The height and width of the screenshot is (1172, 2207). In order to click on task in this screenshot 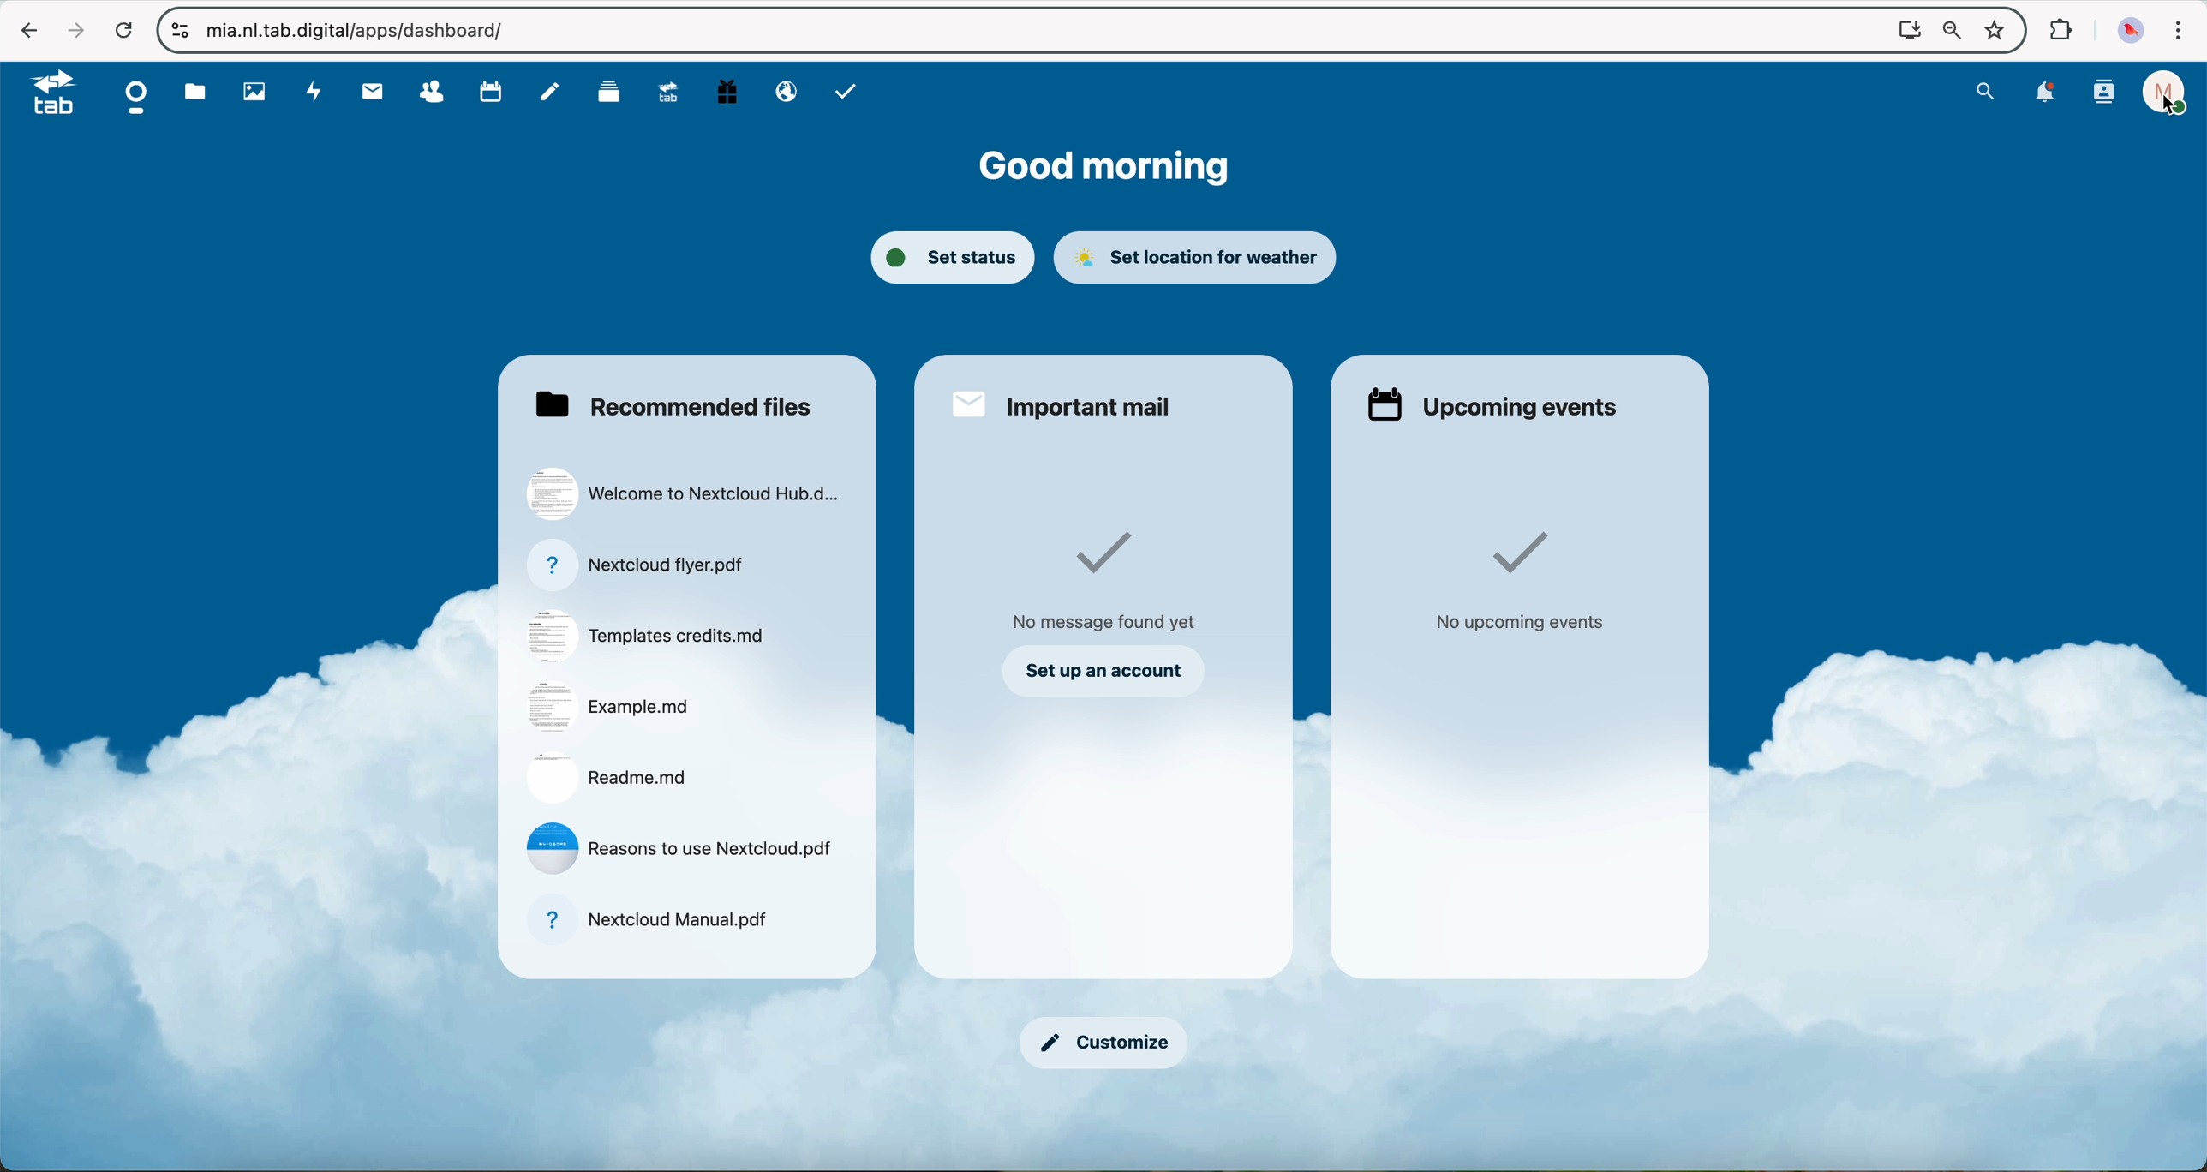, I will do `click(848, 93)`.